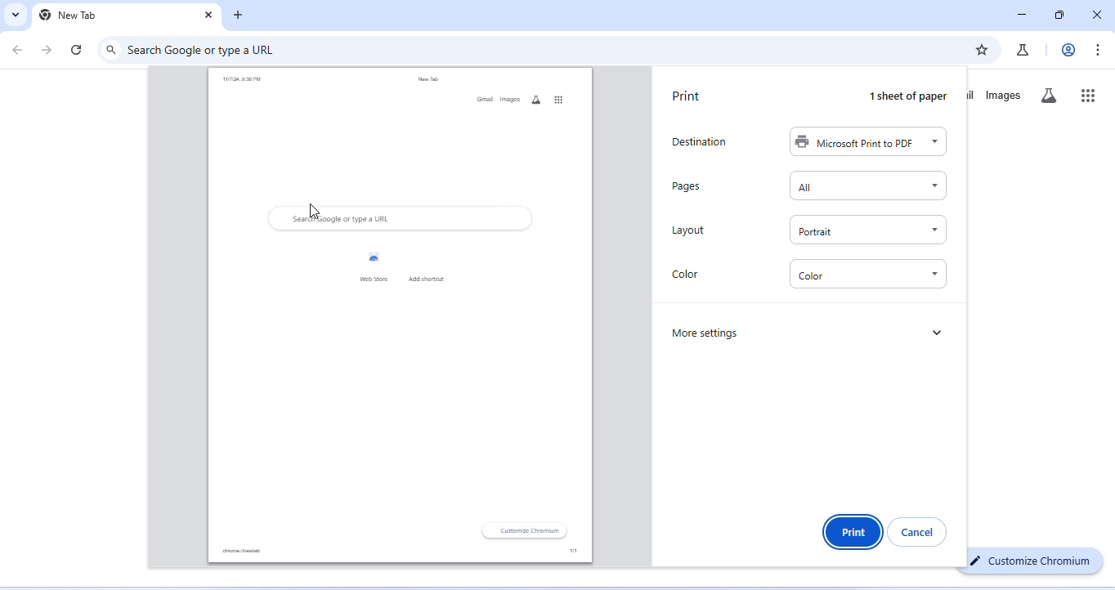  Describe the element at coordinates (204, 51) in the screenshot. I see `search google or type a URL` at that location.